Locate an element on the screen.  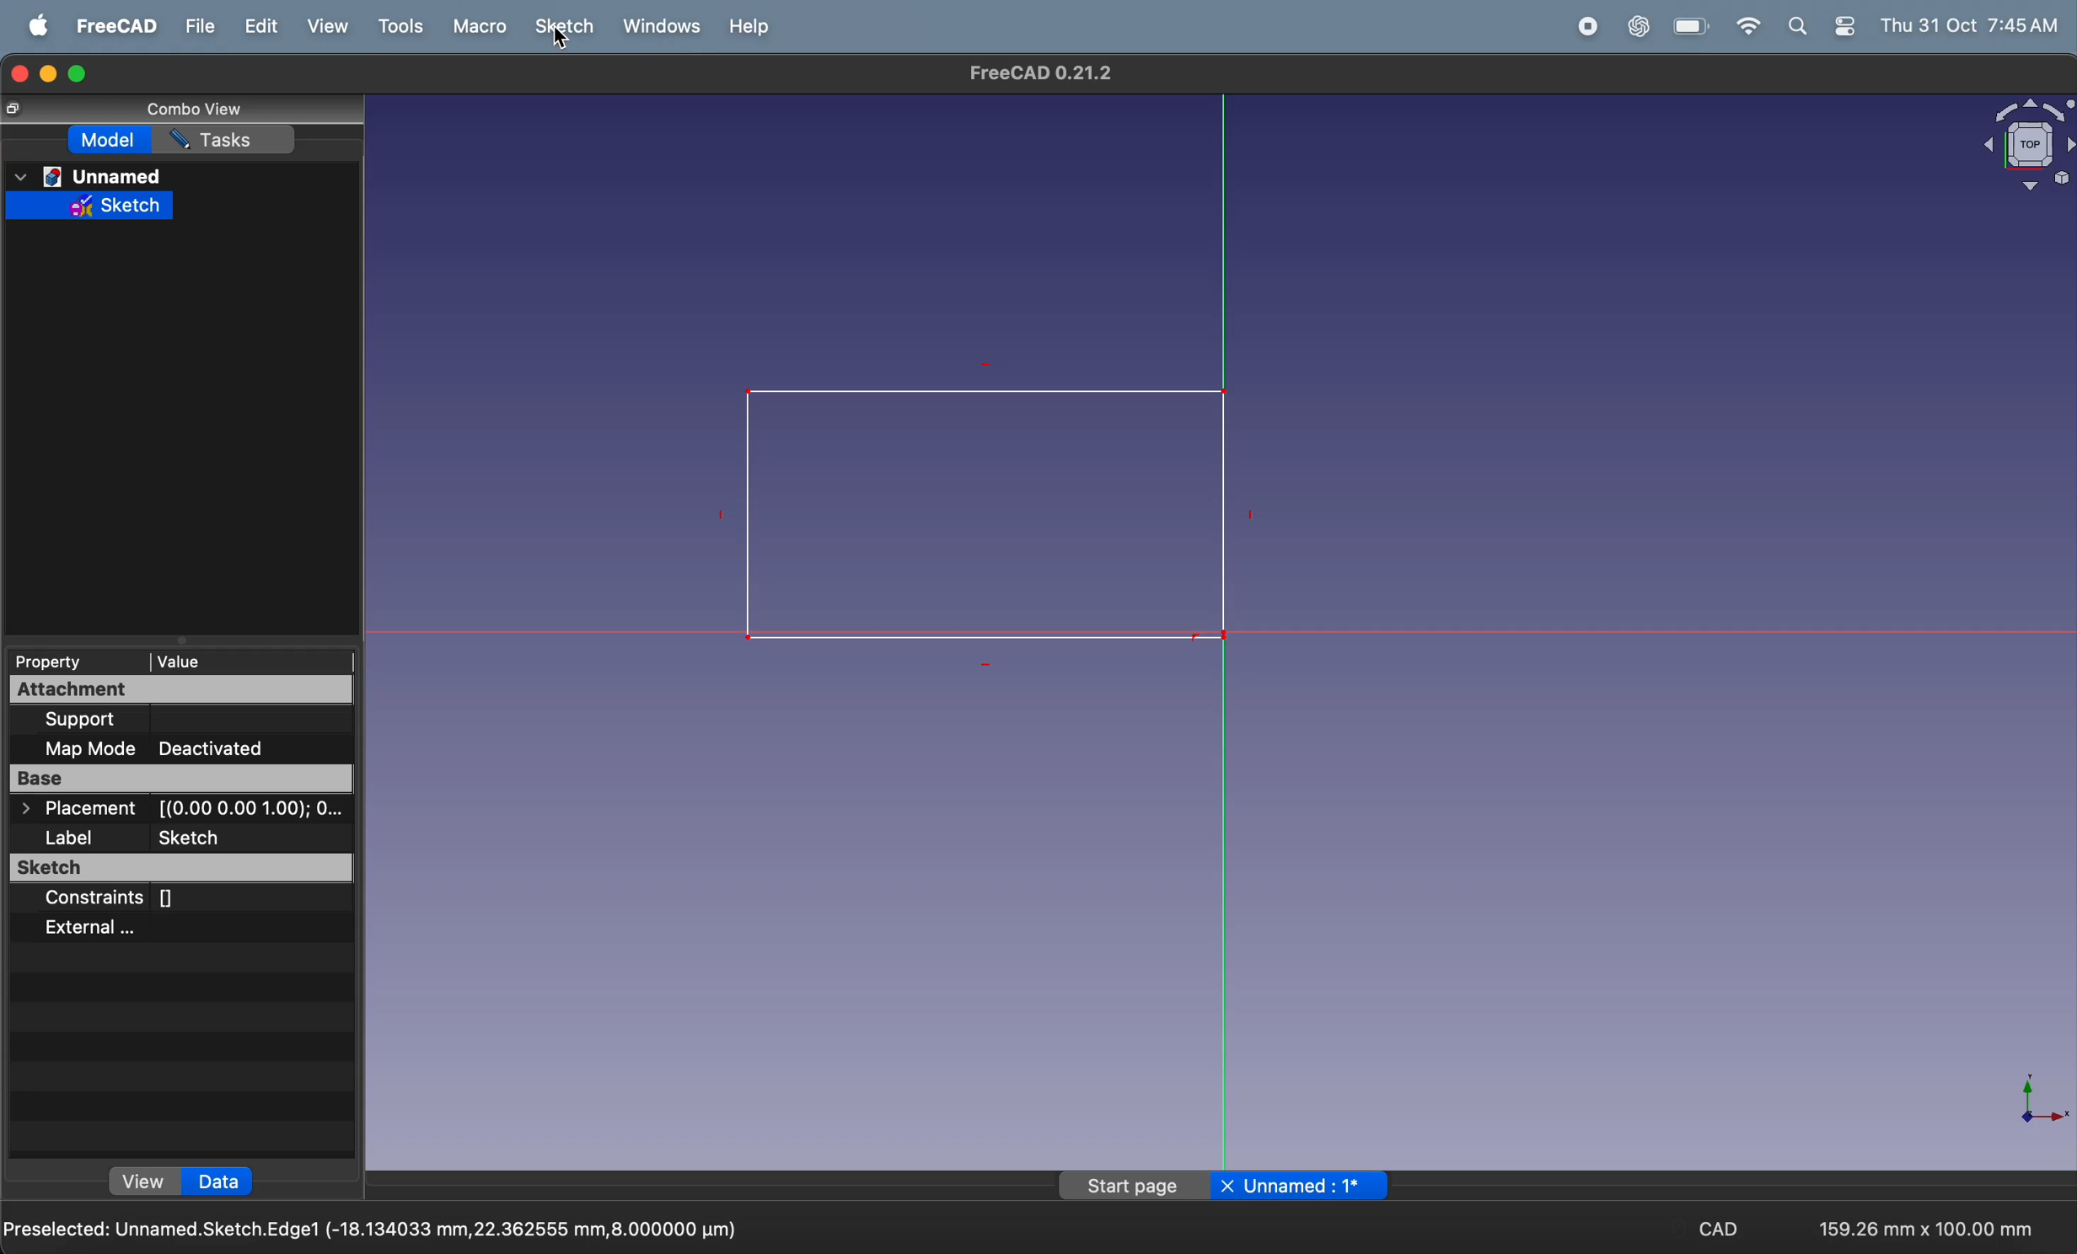
unnamed is located at coordinates (108, 175).